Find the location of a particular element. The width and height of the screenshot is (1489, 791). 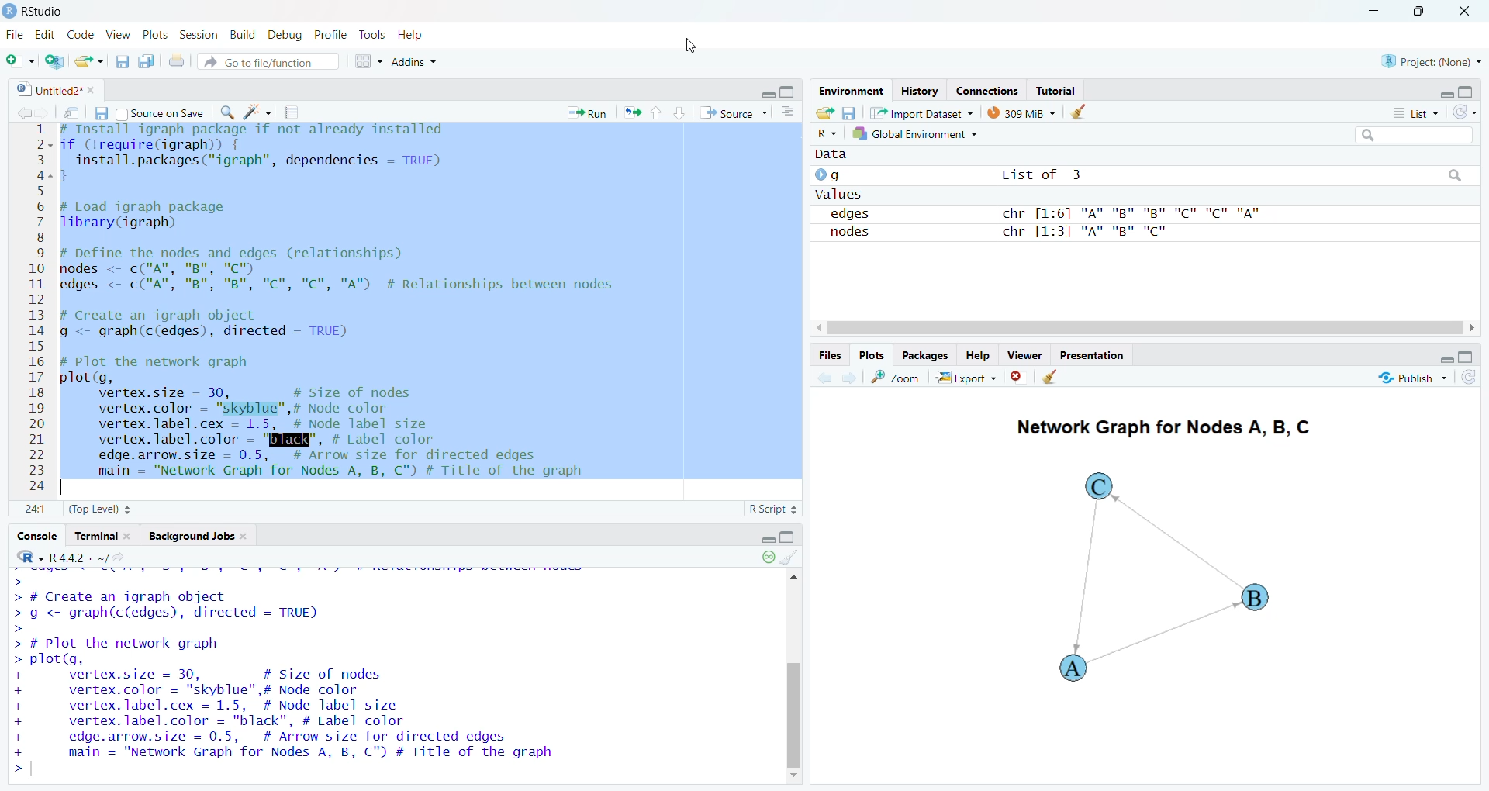

Run is located at coordinates (590, 112).